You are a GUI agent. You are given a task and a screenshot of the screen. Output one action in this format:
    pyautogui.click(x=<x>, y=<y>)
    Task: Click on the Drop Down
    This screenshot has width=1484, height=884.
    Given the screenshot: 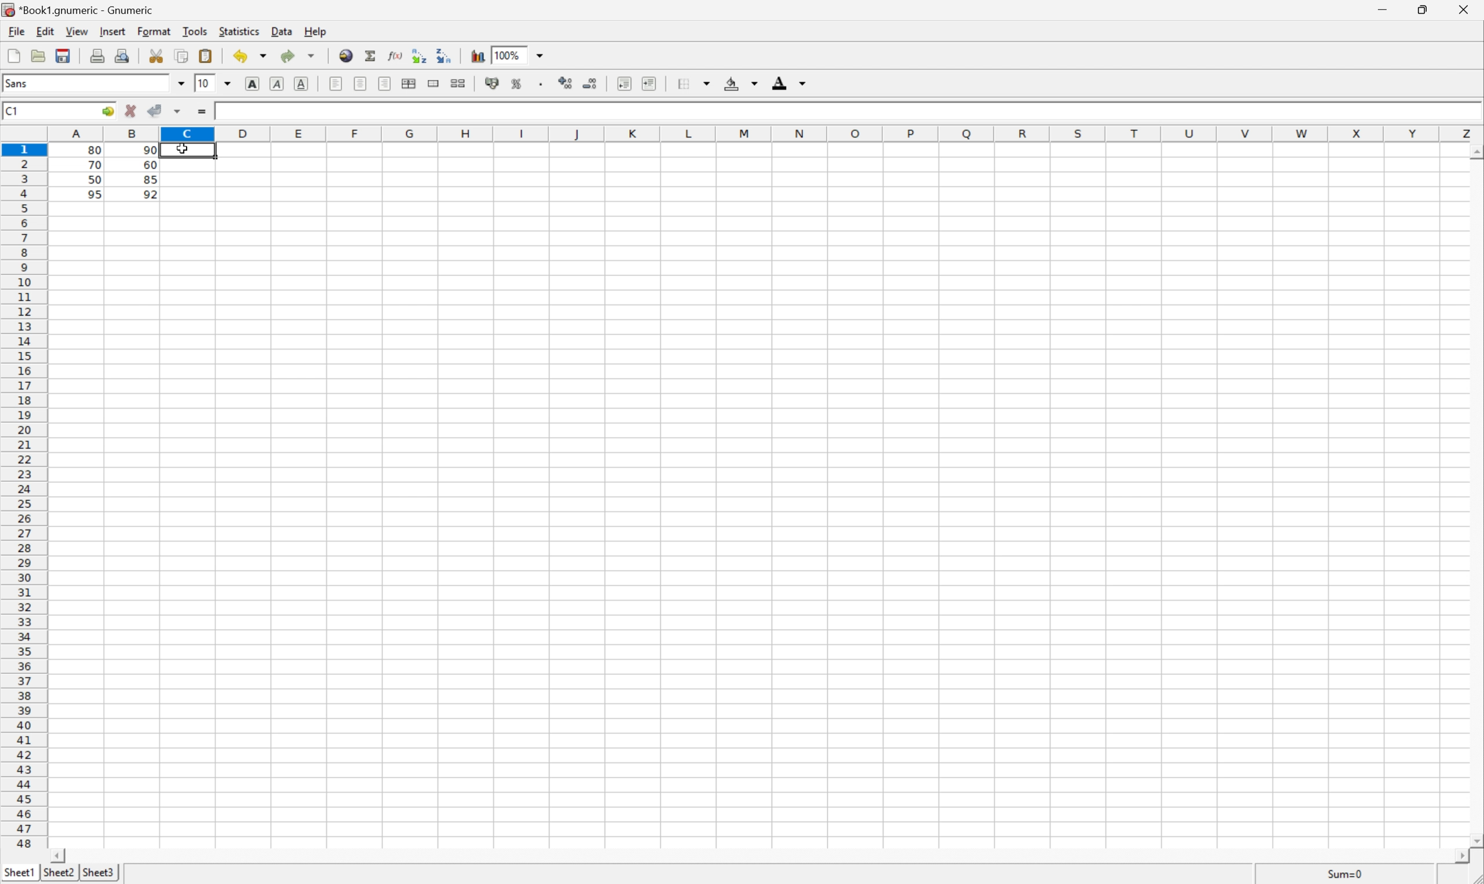 What is the action you would take?
    pyautogui.click(x=231, y=83)
    